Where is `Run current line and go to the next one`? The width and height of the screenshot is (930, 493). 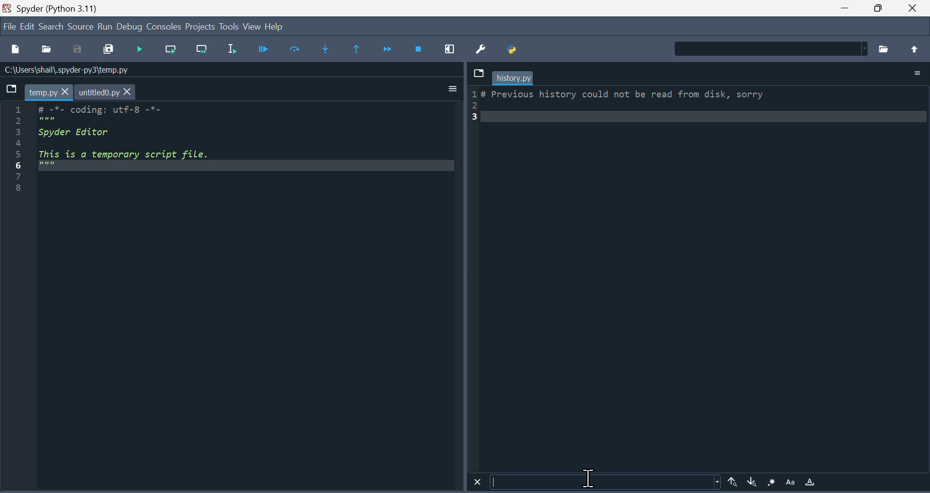 Run current line and go to the next one is located at coordinates (201, 51).